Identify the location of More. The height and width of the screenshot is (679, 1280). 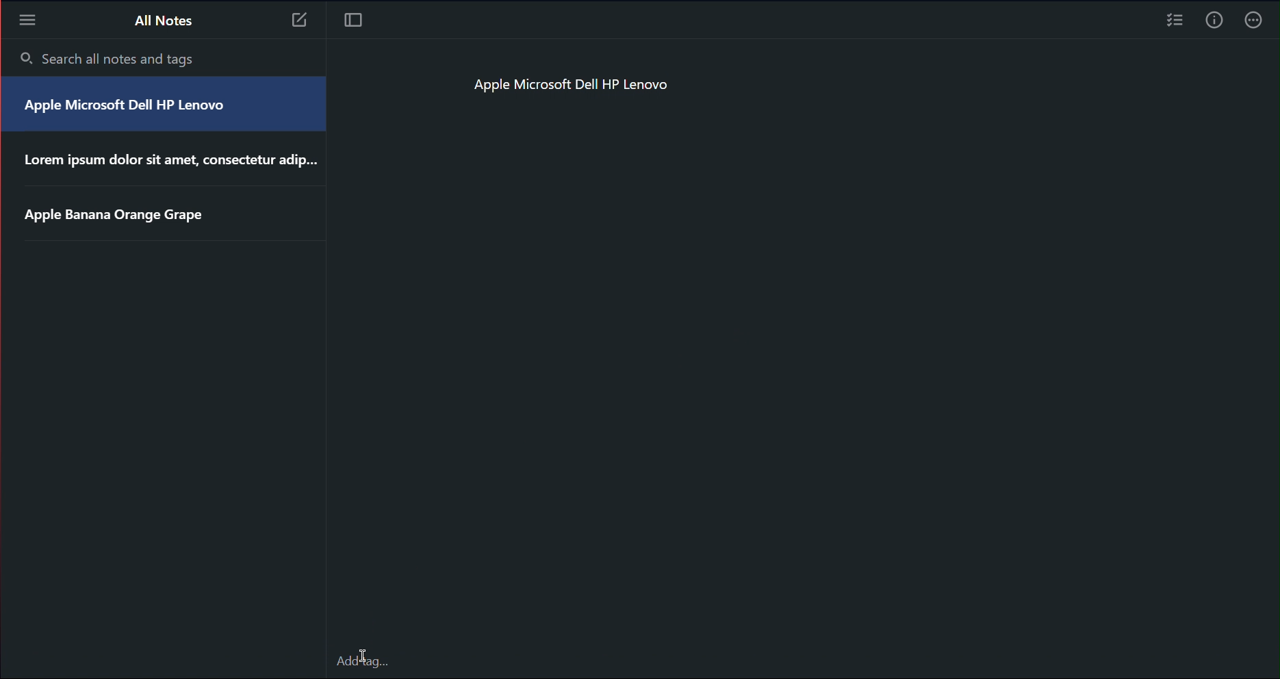
(27, 19).